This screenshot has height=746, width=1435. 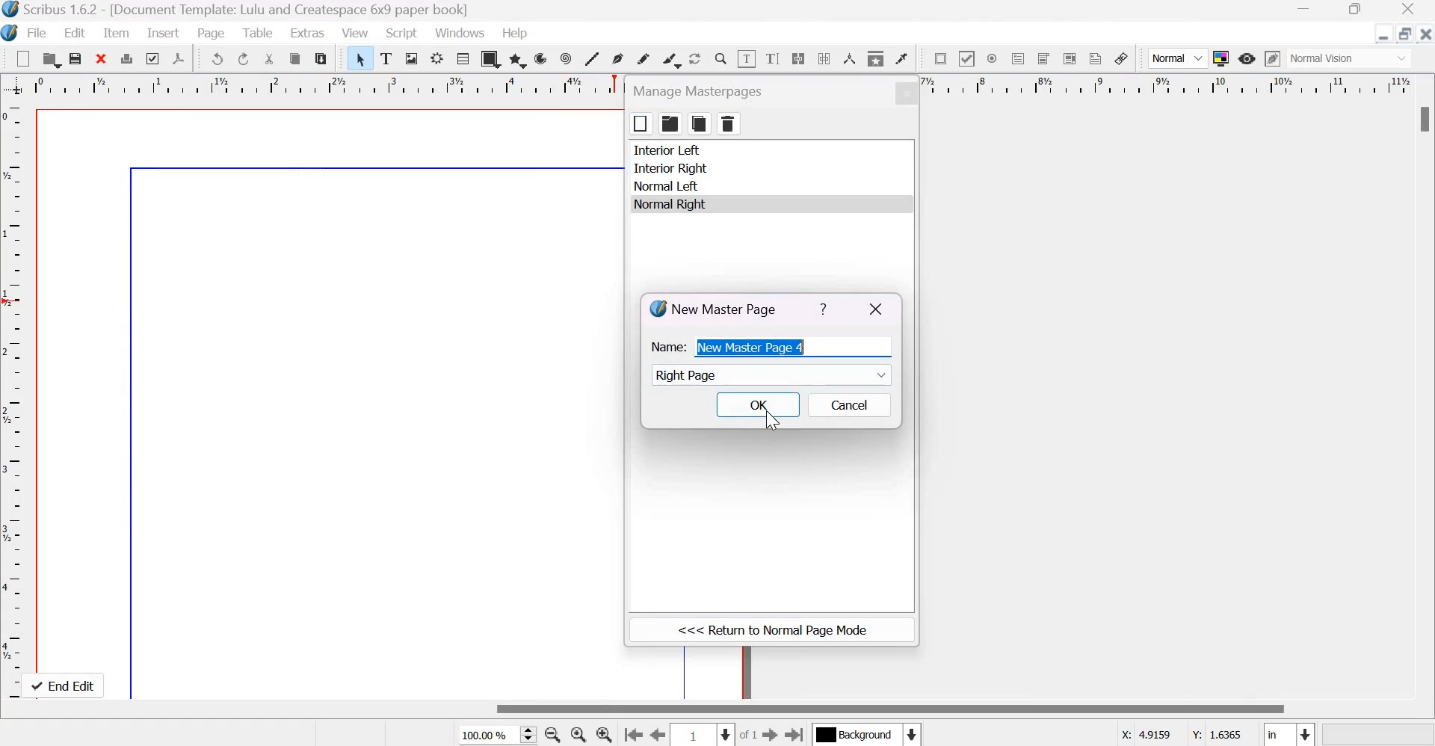 What do you see at coordinates (670, 346) in the screenshot?
I see `Name:` at bounding box center [670, 346].